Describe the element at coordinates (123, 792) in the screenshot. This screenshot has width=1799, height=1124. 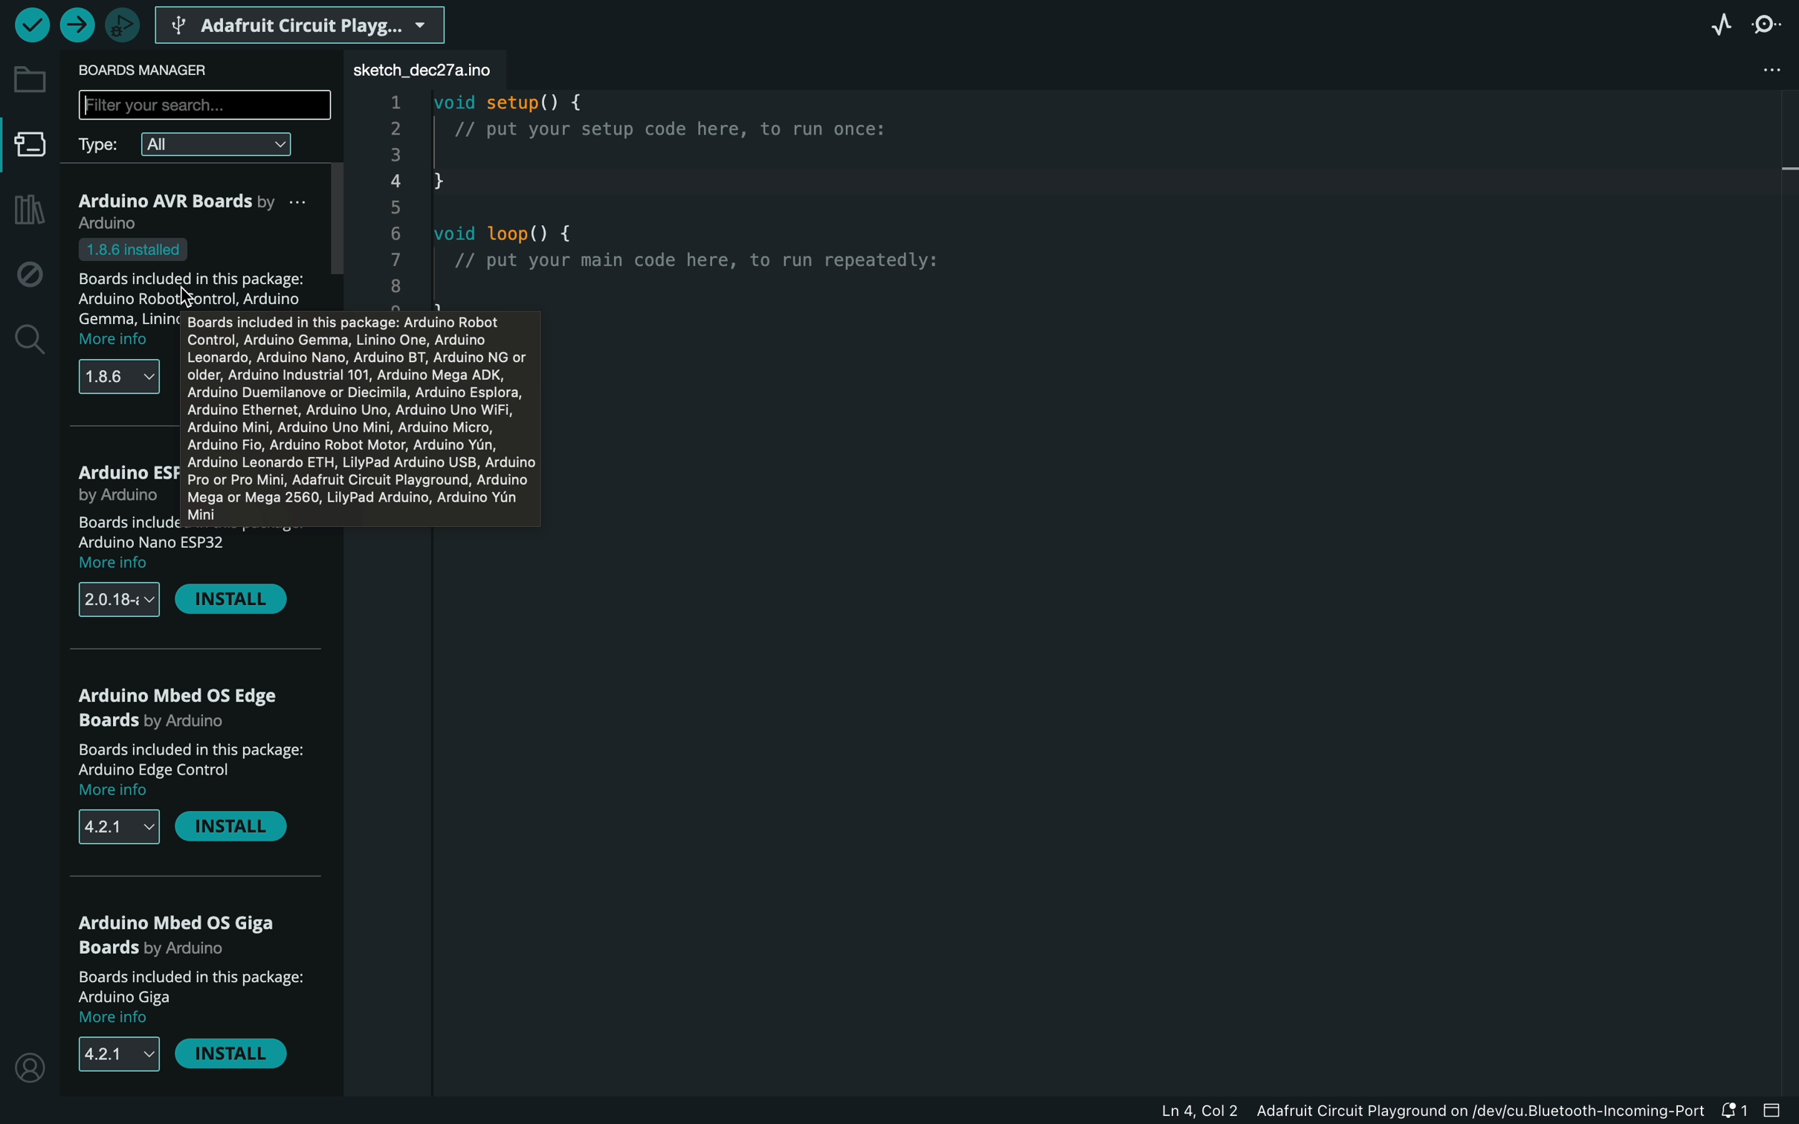
I see `more info` at that location.